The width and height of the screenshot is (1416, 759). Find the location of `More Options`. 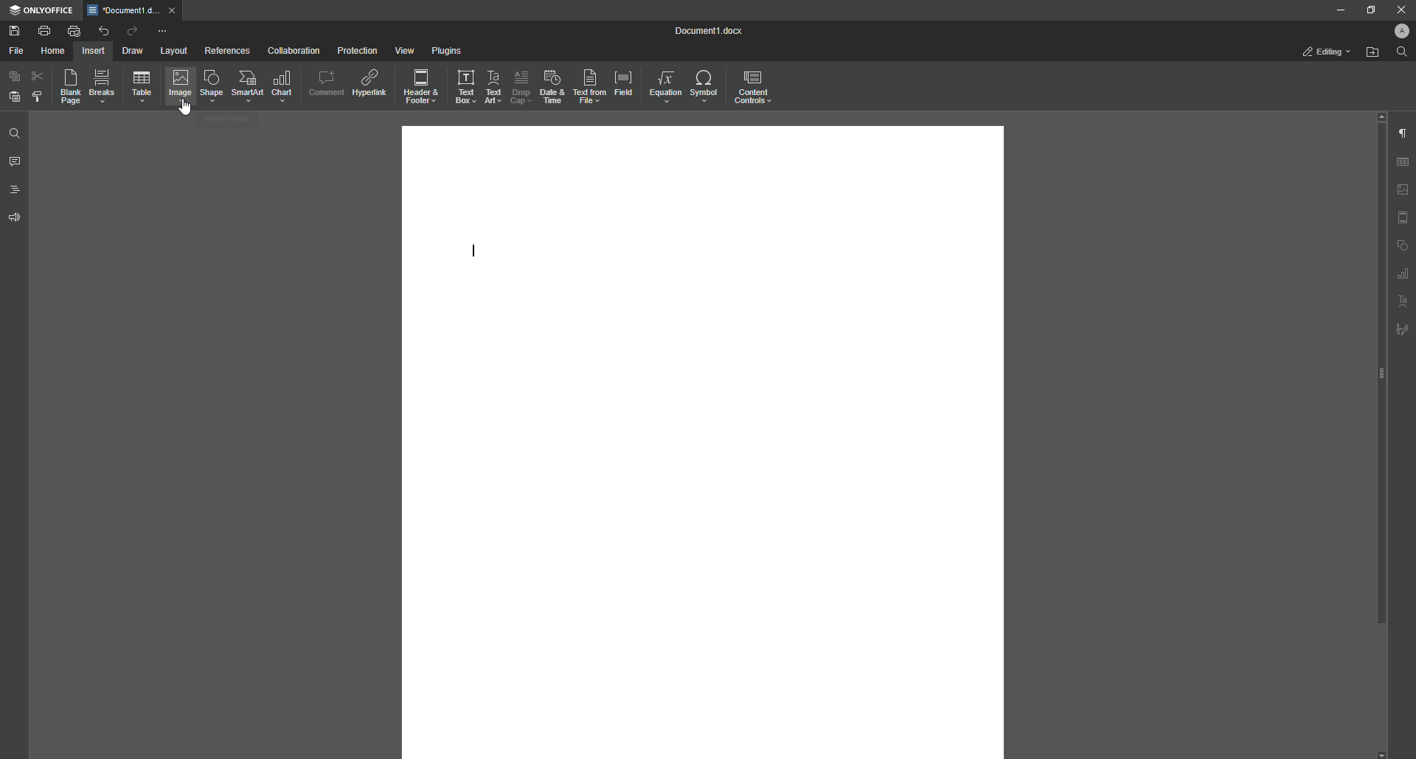

More Options is located at coordinates (164, 31).